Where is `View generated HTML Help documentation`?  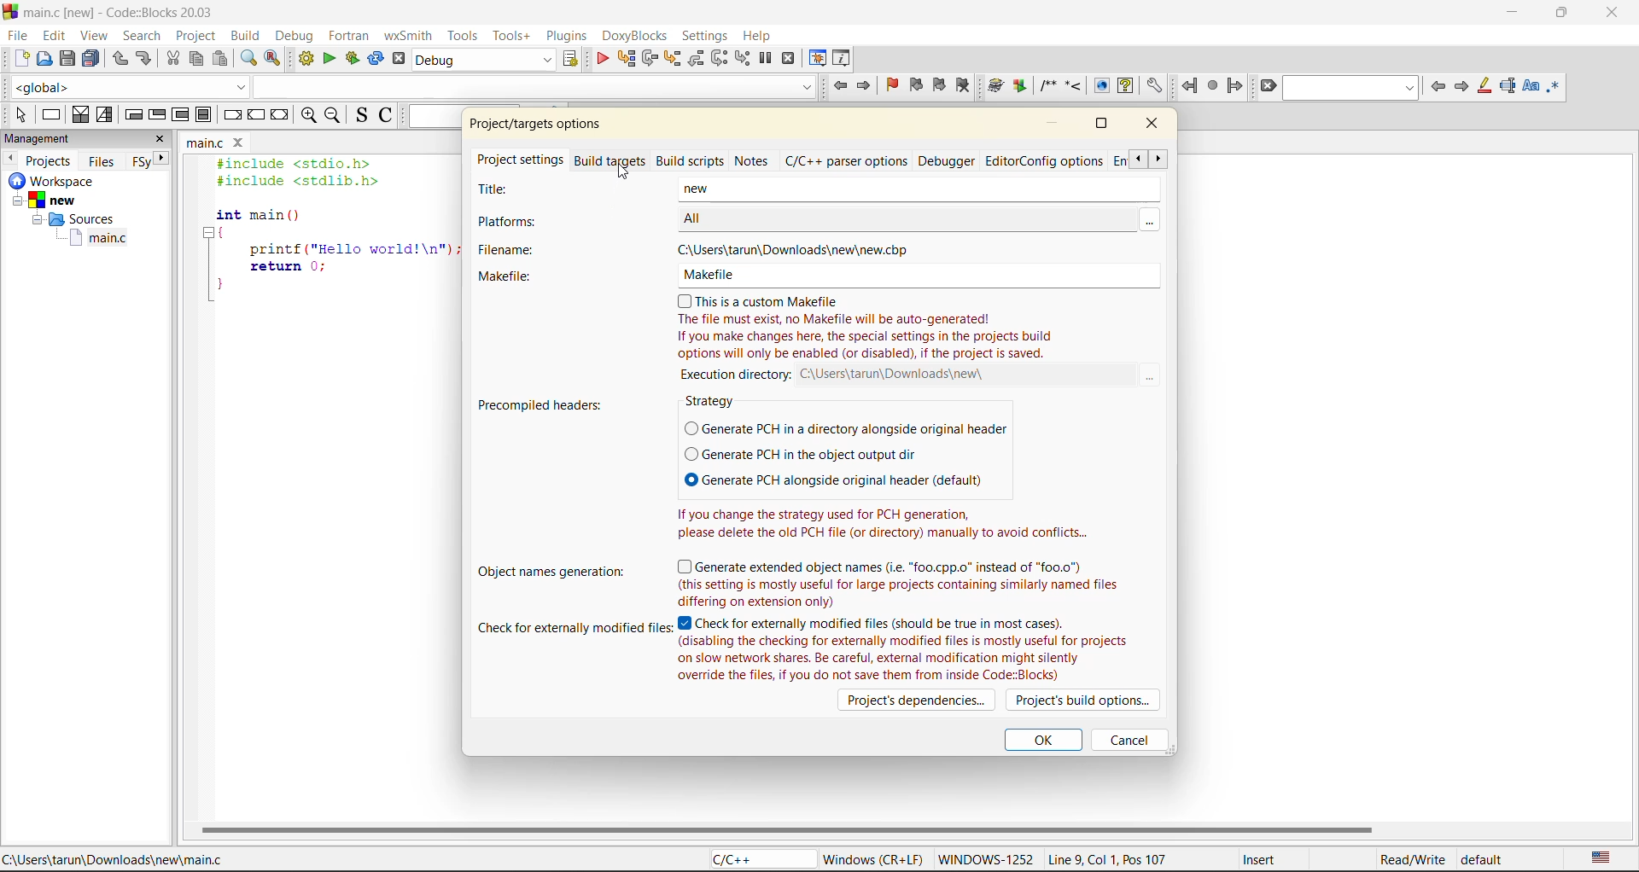 View generated HTML Help documentation is located at coordinates (1125, 84).